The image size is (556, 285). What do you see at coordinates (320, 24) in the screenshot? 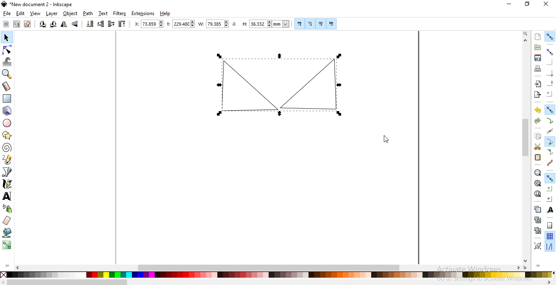
I see `move gradients along with objects` at bounding box center [320, 24].